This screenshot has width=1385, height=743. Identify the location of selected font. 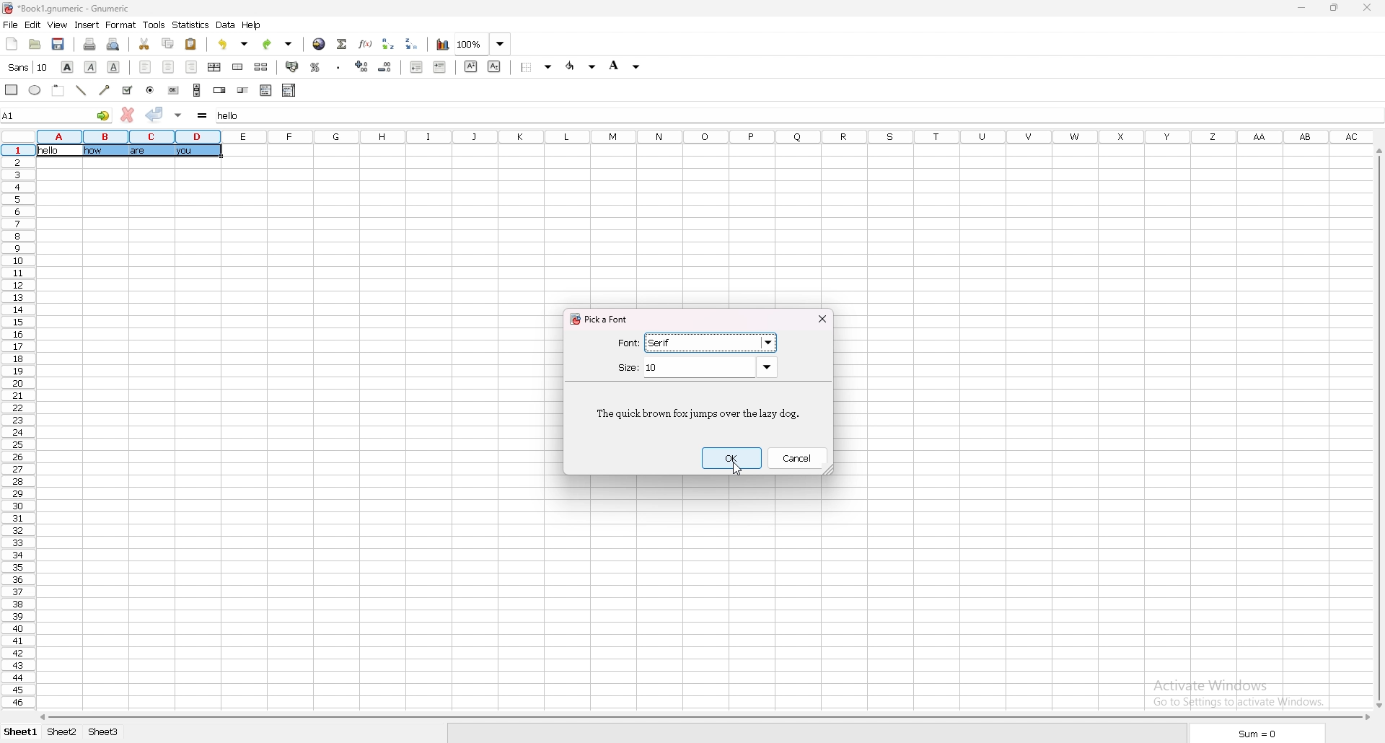
(694, 341).